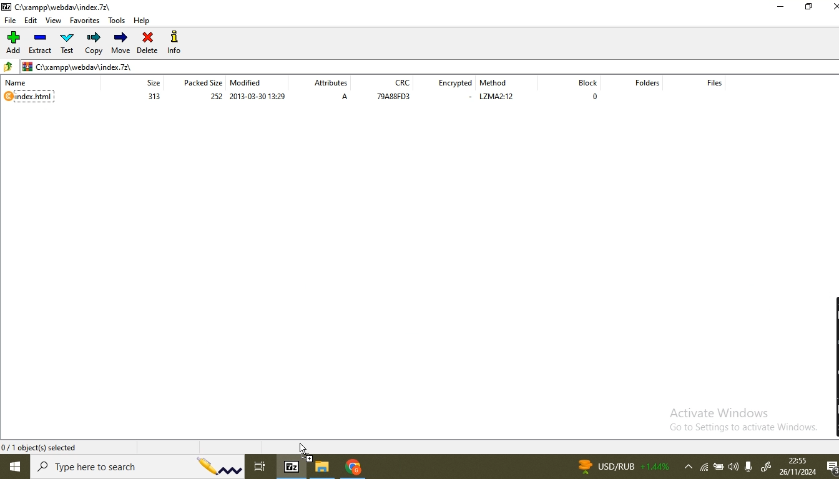  I want to click on wifi, so click(705, 468).